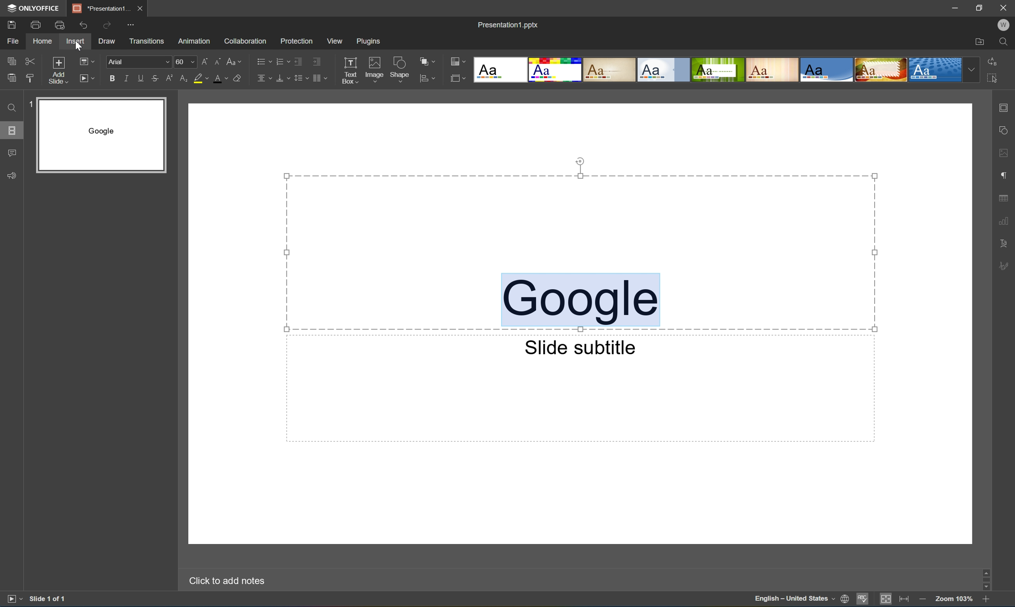 This screenshot has height=607, width=1015. I want to click on Feedback and support, so click(11, 175).